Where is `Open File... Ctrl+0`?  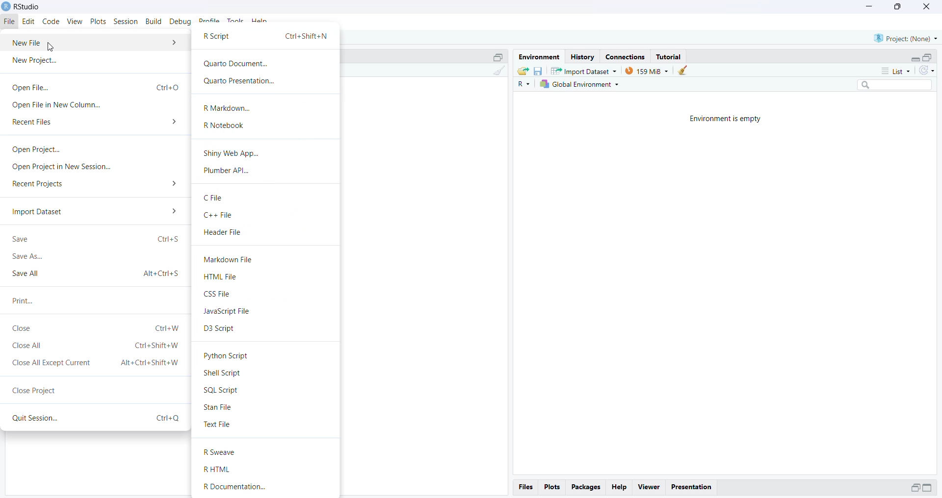 Open File... Ctrl+0 is located at coordinates (95, 87).